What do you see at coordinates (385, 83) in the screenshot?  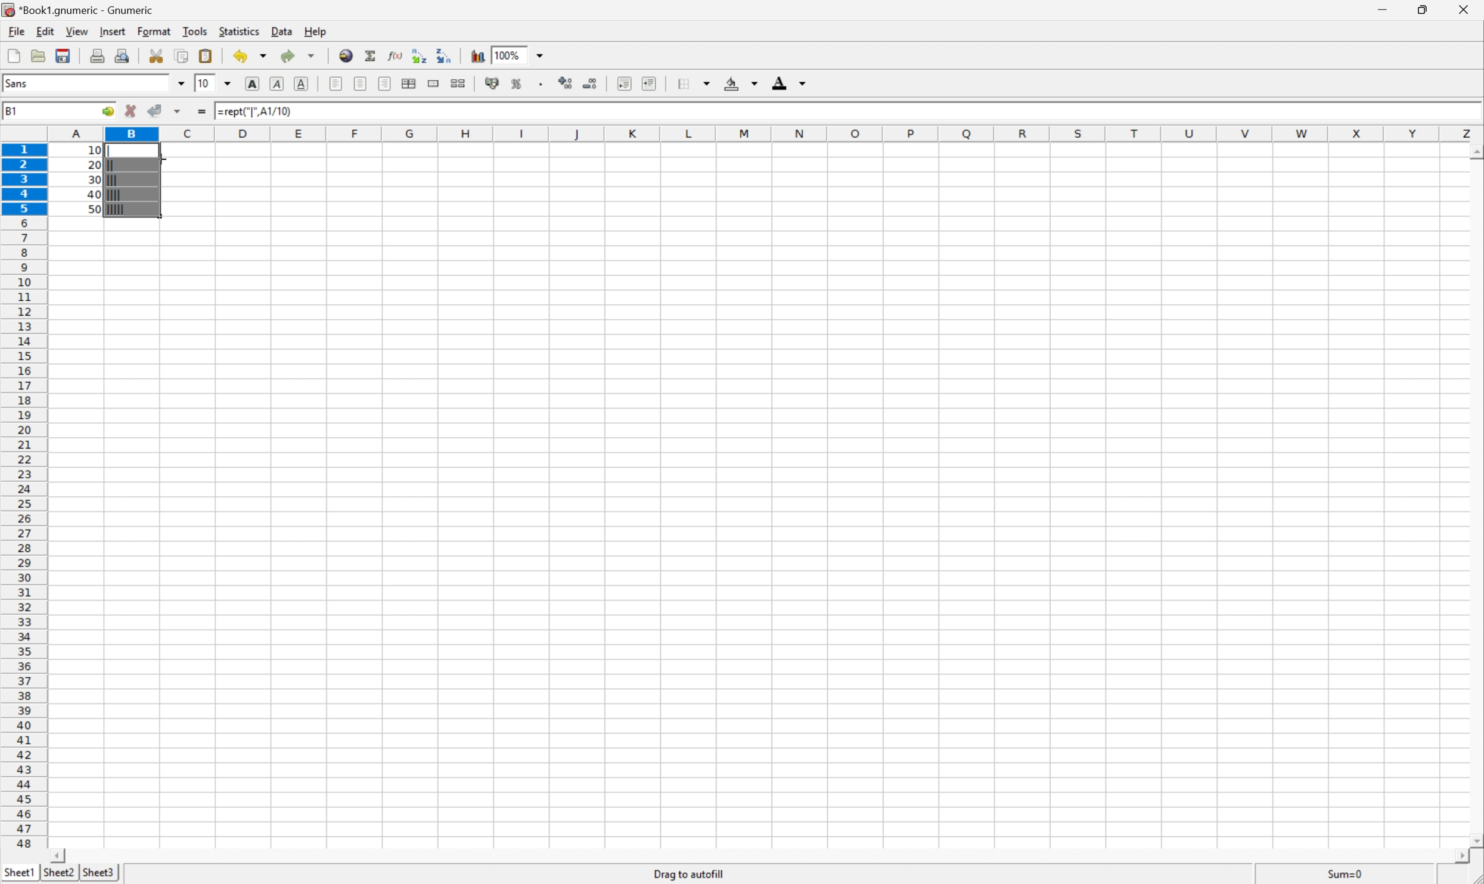 I see `Align Right` at bounding box center [385, 83].